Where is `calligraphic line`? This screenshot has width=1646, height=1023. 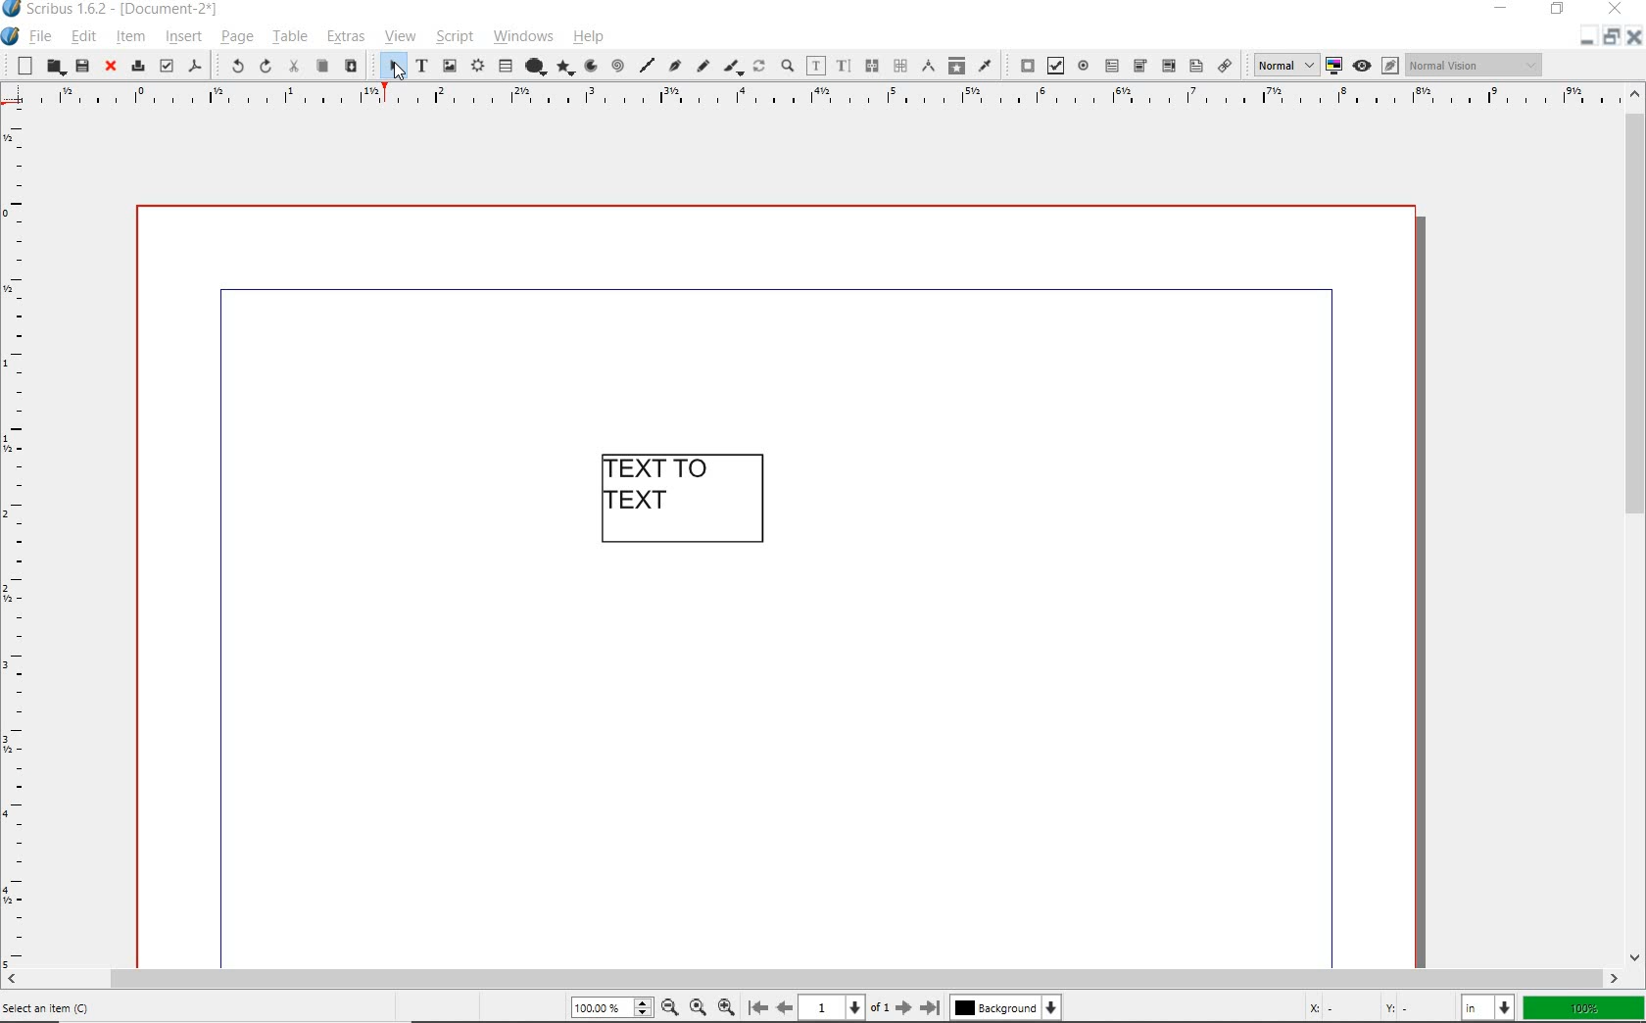
calligraphic line is located at coordinates (734, 66).